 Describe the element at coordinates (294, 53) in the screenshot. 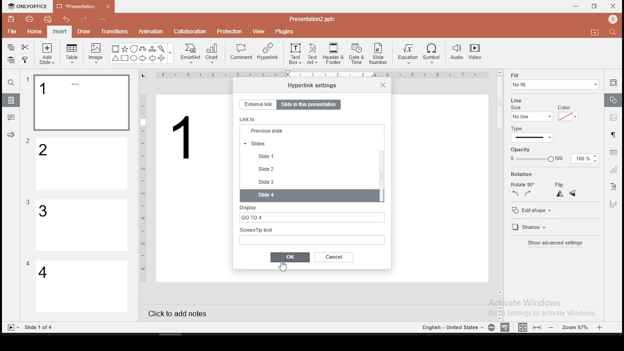

I see `text box` at that location.